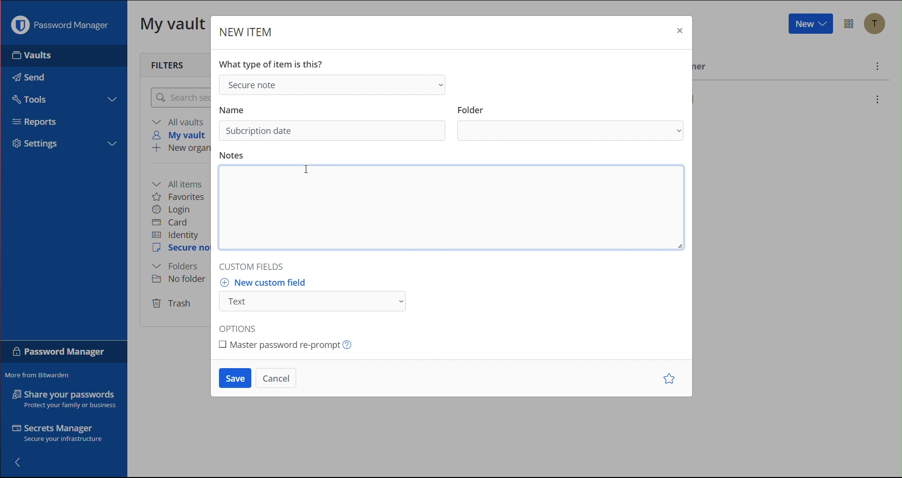 This screenshot has width=902, height=478. Describe the element at coordinates (170, 223) in the screenshot. I see `Card` at that location.